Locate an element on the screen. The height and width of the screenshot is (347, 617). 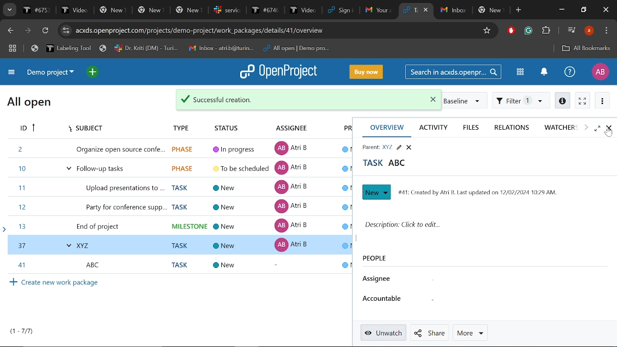
Subject is located at coordinates (84, 129).